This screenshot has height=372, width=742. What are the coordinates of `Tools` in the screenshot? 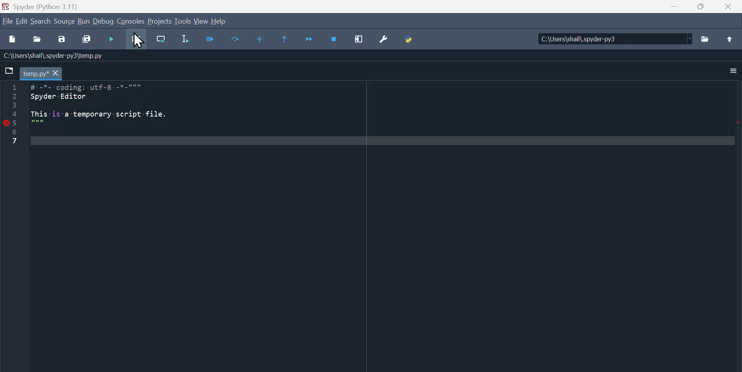 It's located at (183, 21).